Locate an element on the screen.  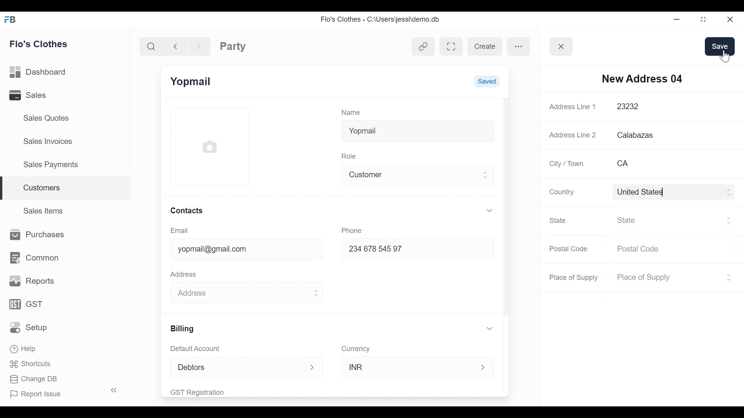
Name is located at coordinates (353, 112).